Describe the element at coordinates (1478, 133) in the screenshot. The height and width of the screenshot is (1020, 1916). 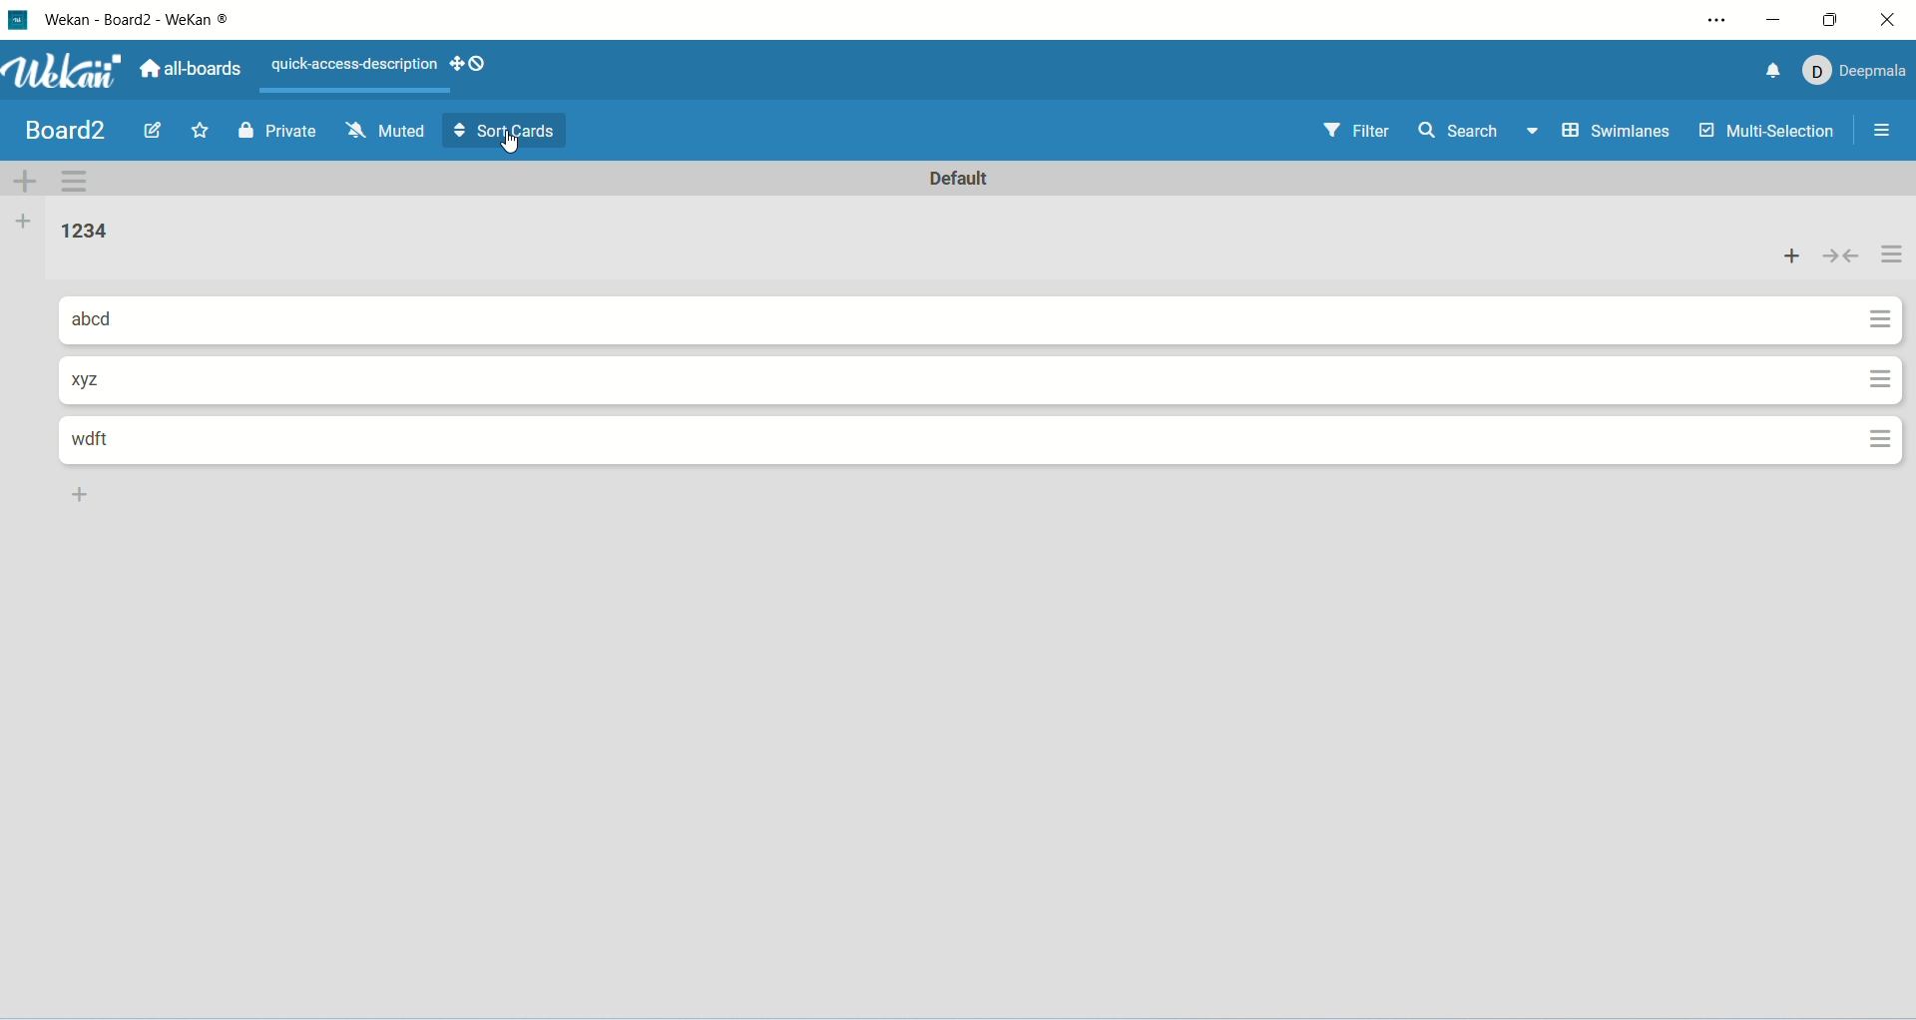
I see `search` at that location.